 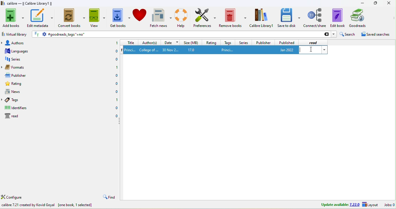 I want to click on view, so click(x=97, y=18).